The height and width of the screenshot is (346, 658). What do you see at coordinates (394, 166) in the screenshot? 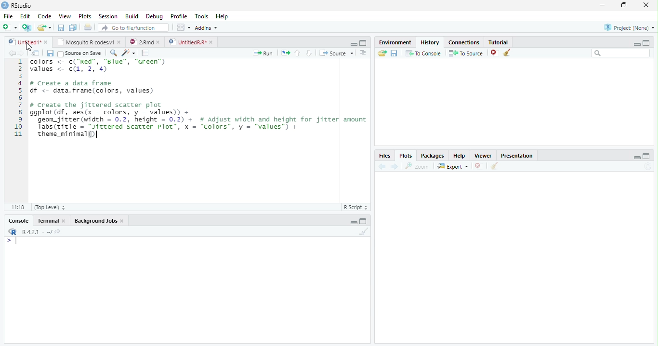
I see `Next plot` at bounding box center [394, 166].